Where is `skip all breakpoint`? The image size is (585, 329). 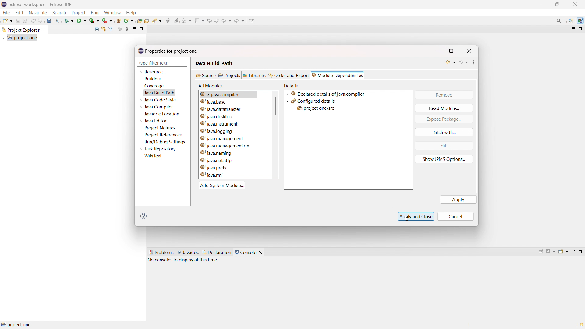 skip all breakpoint is located at coordinates (58, 20).